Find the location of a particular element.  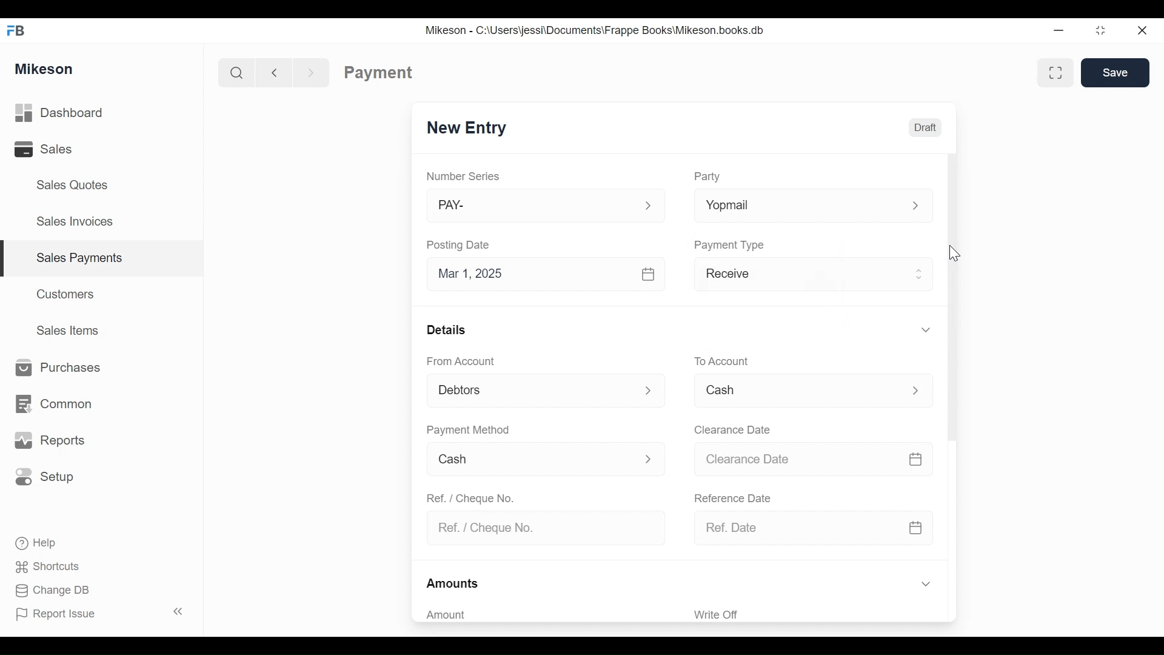

Maximize is located at coordinates (1099, 32).